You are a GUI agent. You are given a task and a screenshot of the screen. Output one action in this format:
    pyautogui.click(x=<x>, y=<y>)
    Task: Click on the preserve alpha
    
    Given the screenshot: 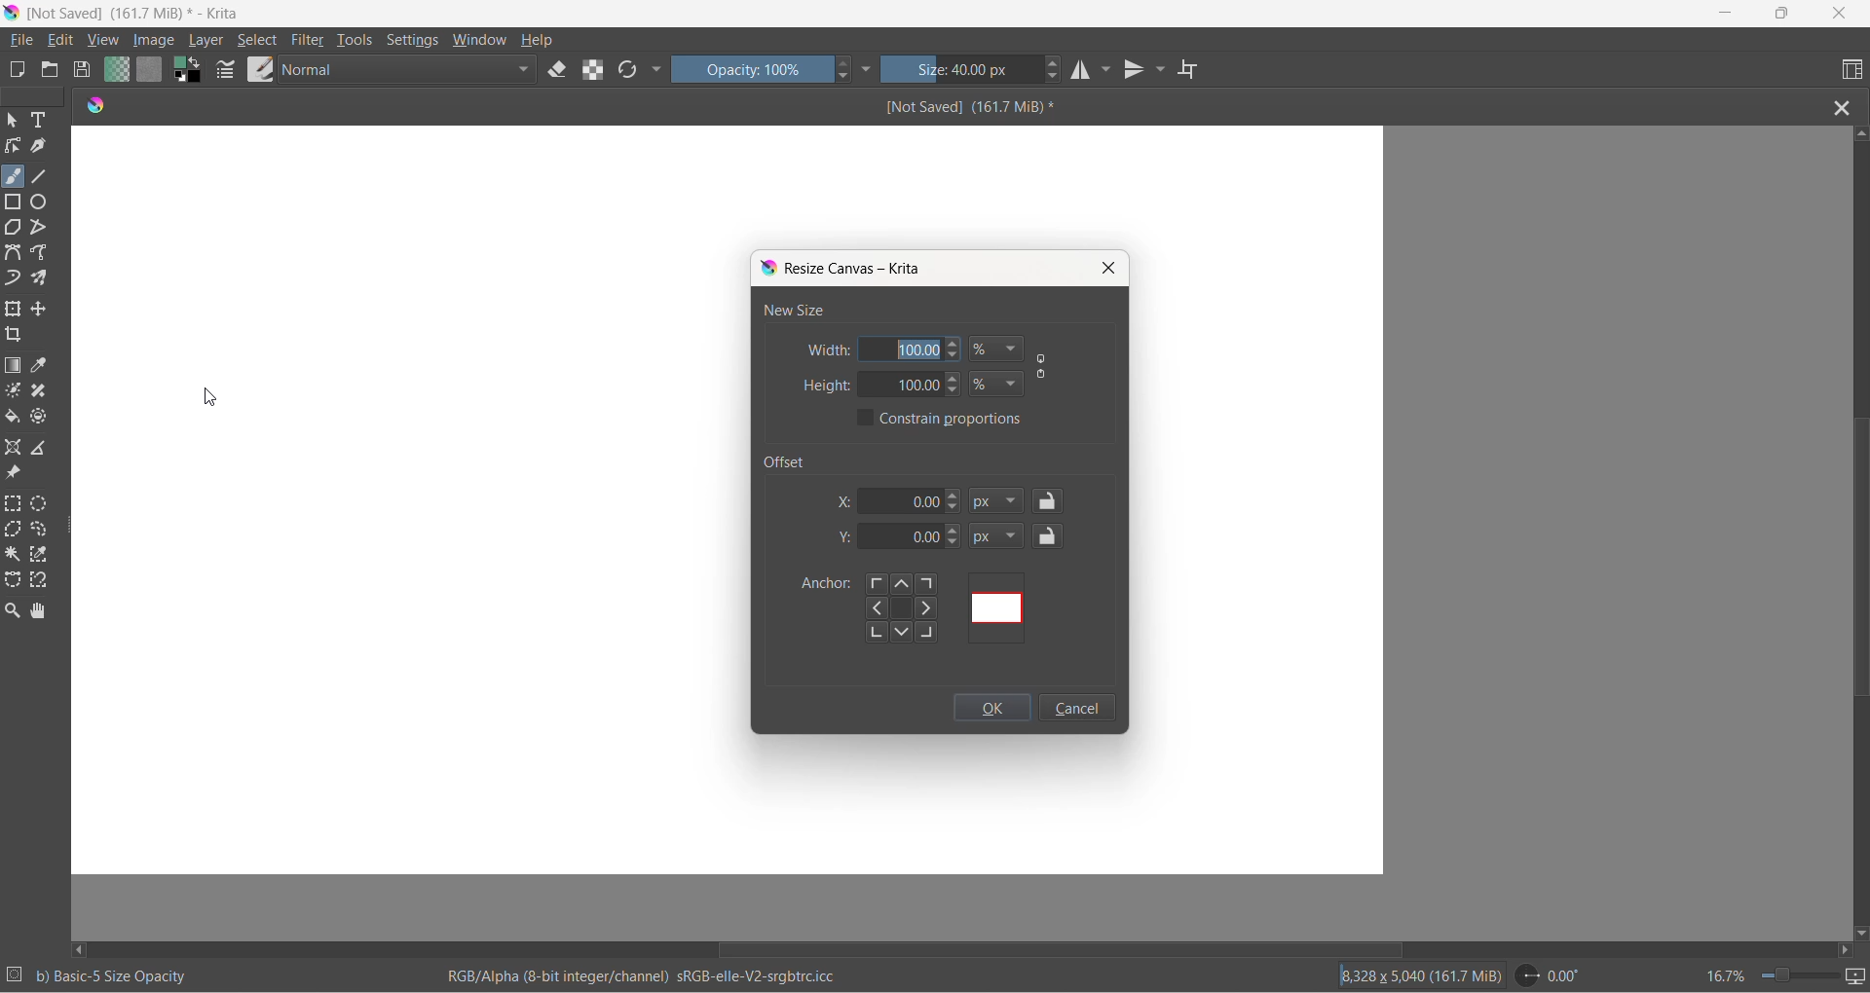 What is the action you would take?
    pyautogui.click(x=597, y=69)
    